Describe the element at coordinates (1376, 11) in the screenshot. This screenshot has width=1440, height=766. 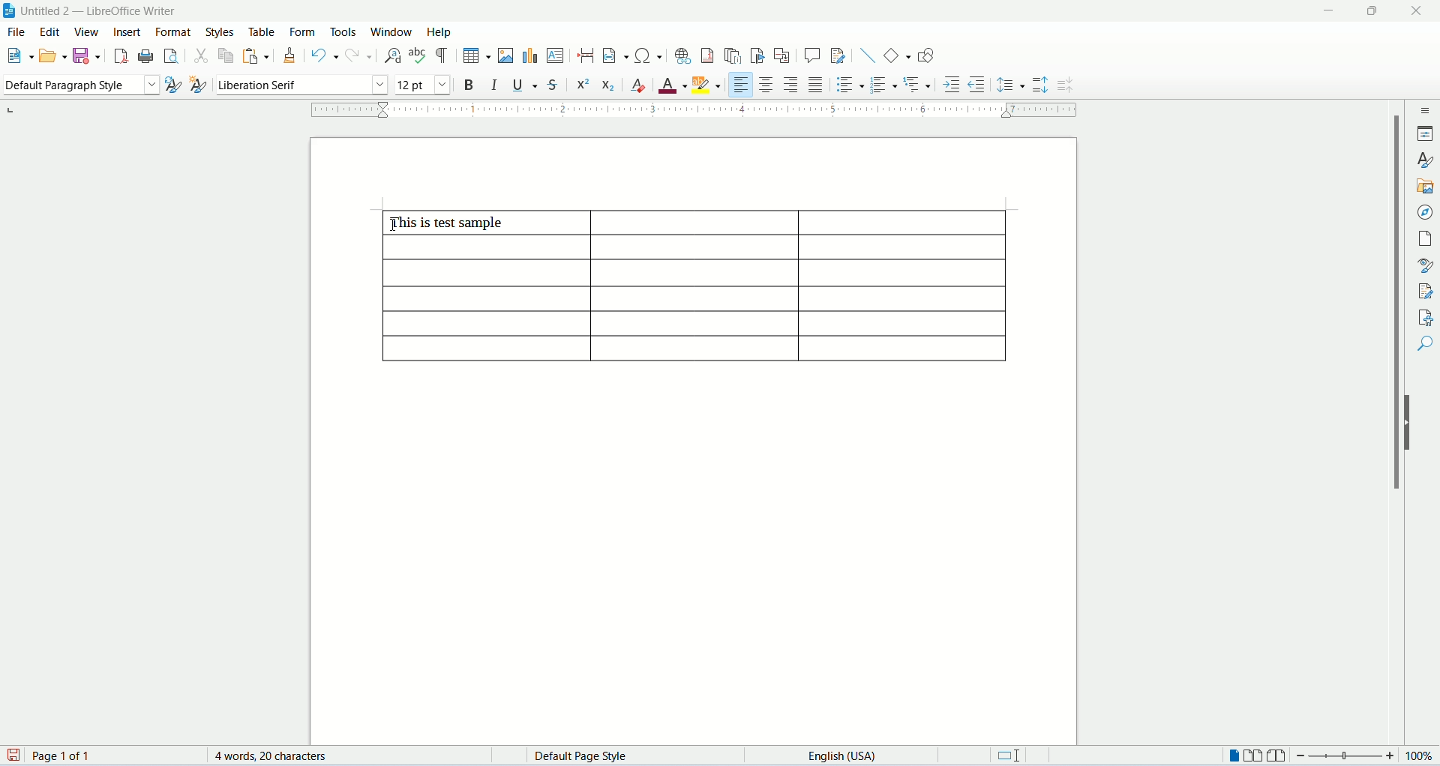
I see `maximize` at that location.